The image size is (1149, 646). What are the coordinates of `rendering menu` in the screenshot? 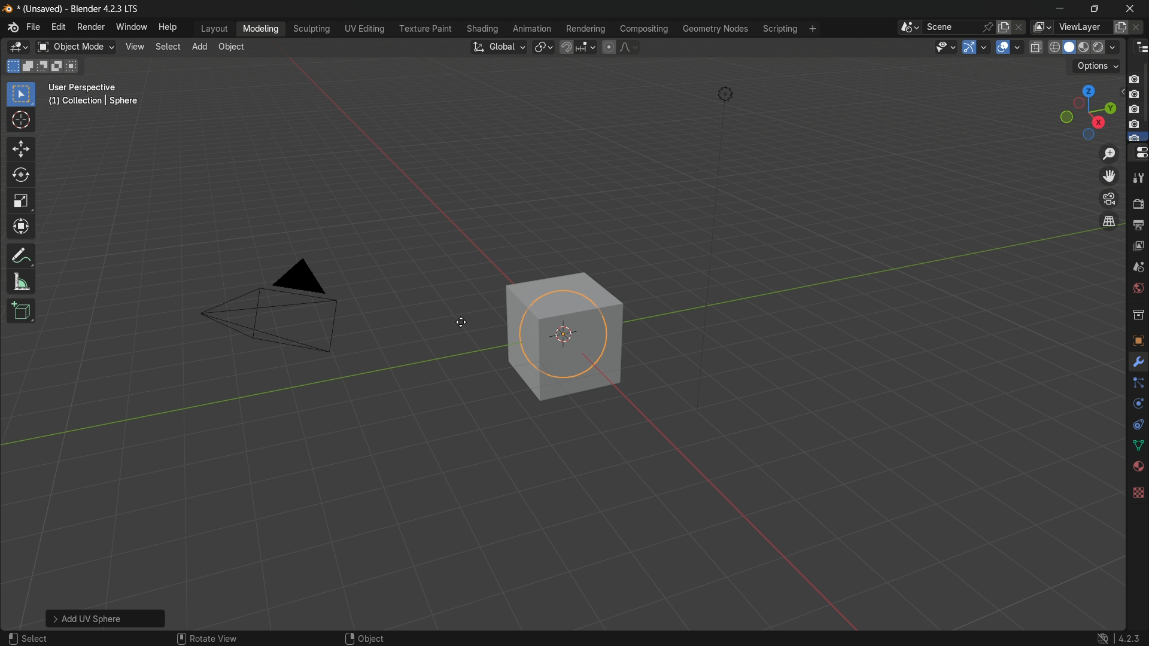 It's located at (586, 28).